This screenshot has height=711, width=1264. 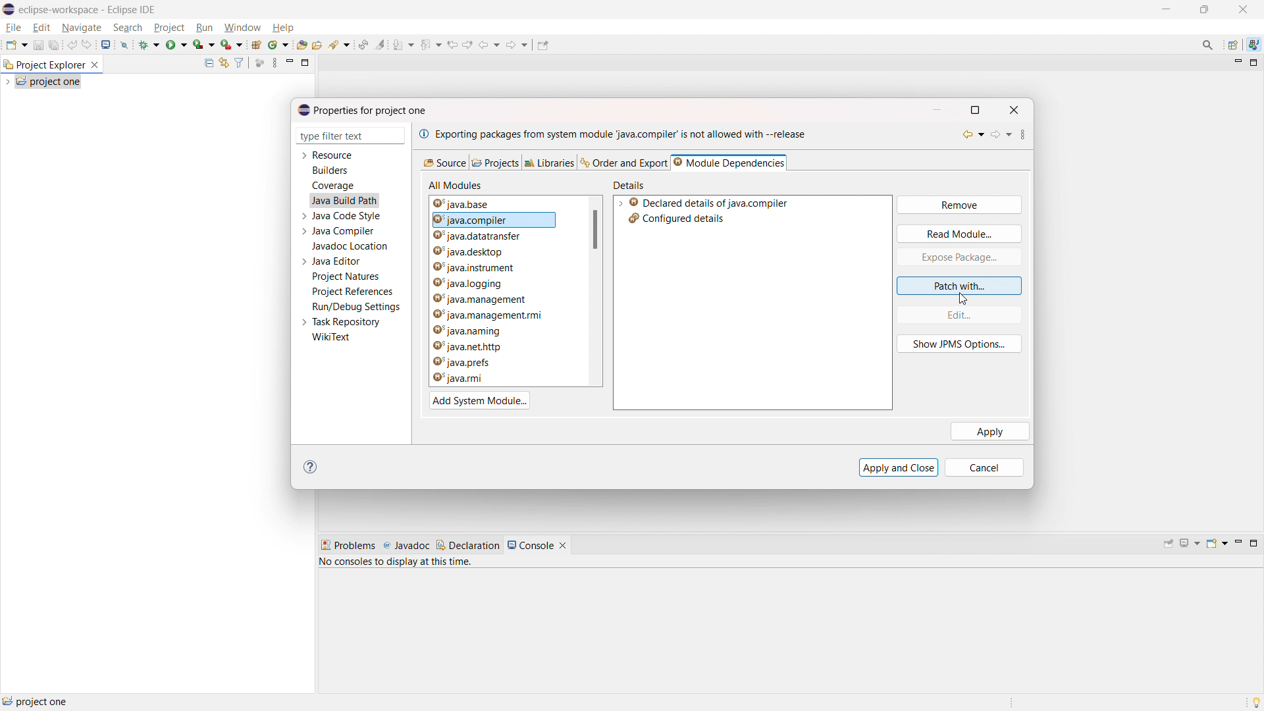 I want to click on toggle ant mark occurances, so click(x=381, y=44).